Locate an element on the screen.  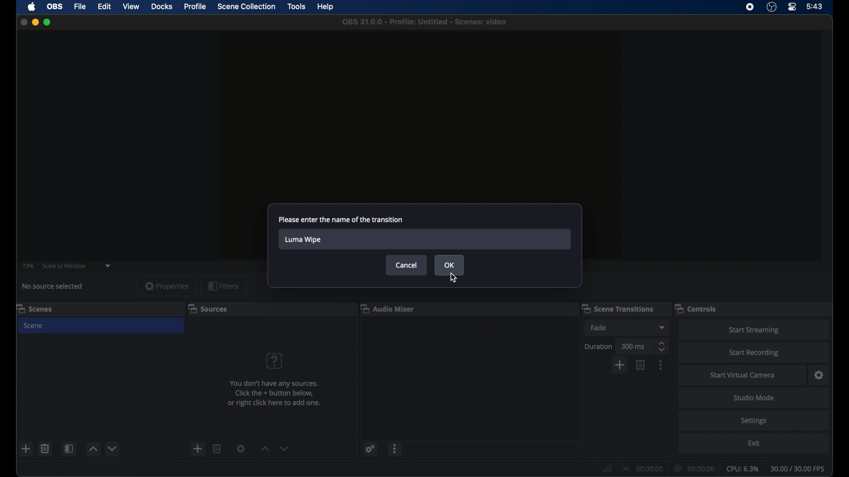
file name is located at coordinates (425, 22).